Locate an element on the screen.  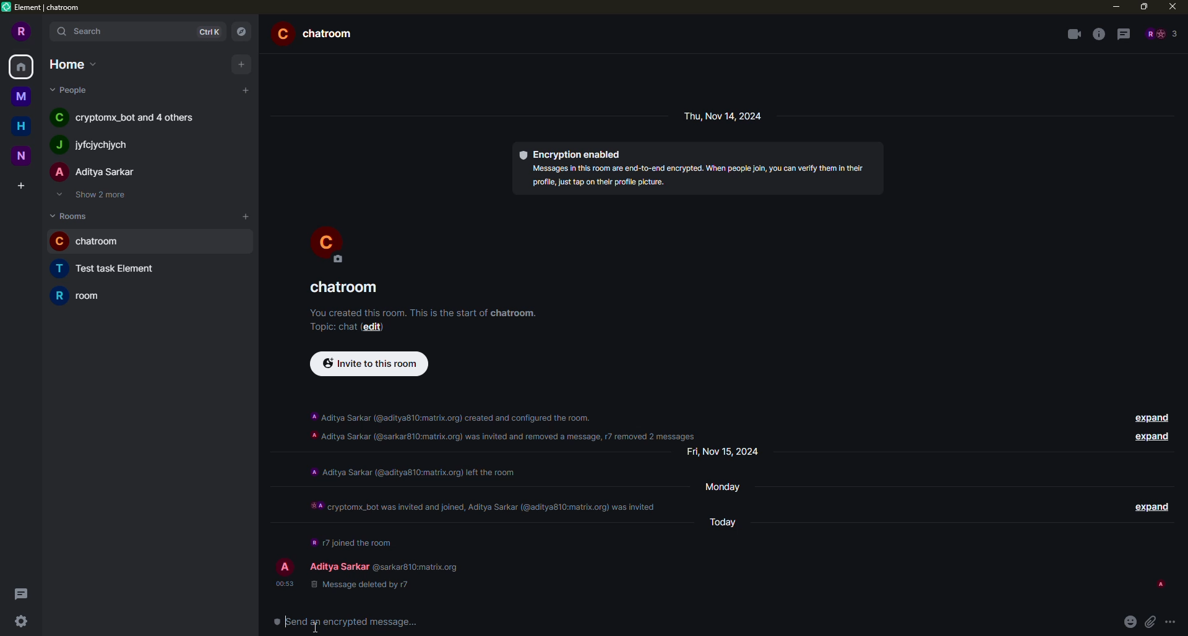
element is located at coordinates (45, 9).